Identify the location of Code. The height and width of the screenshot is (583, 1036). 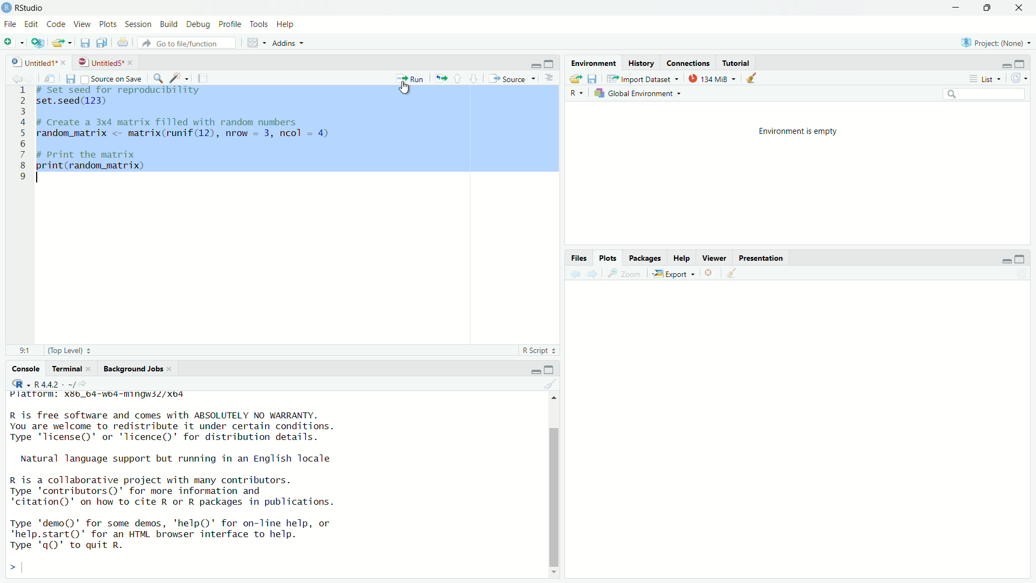
(57, 25).